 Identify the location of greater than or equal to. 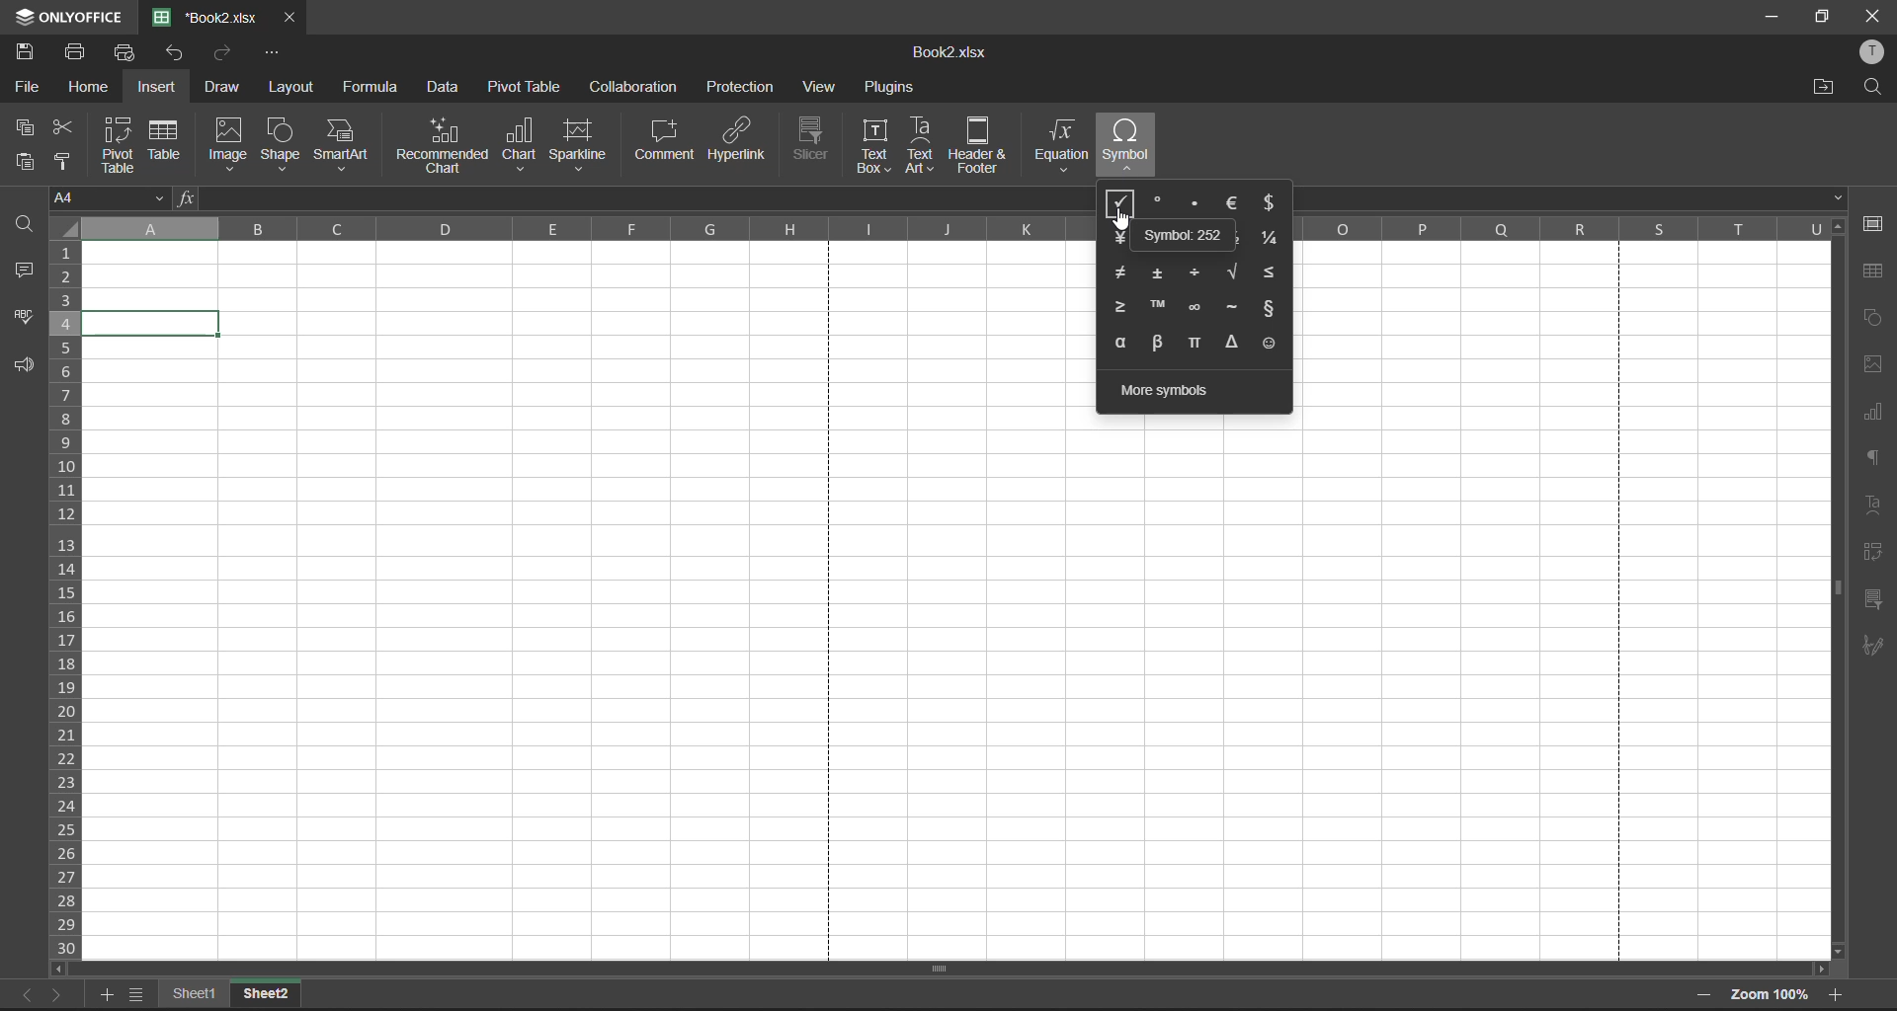
(1122, 308).